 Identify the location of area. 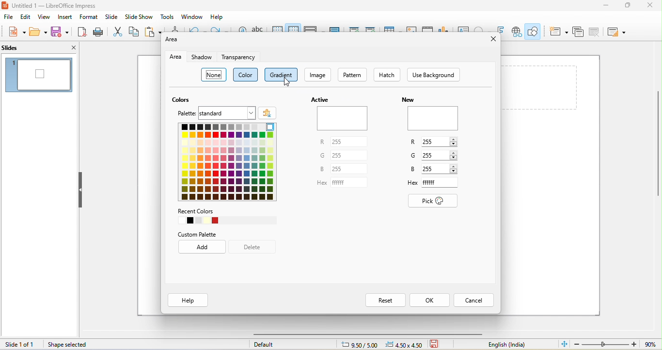
(177, 57).